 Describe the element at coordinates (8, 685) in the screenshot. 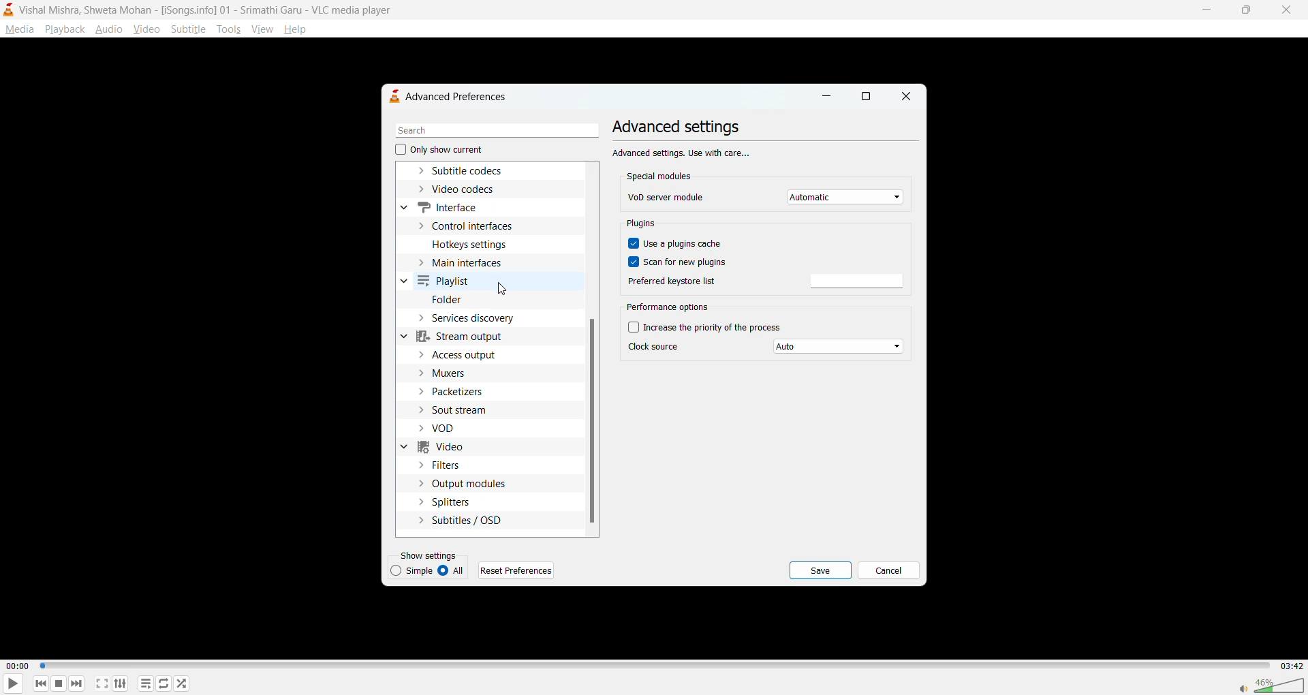

I see `play` at that location.